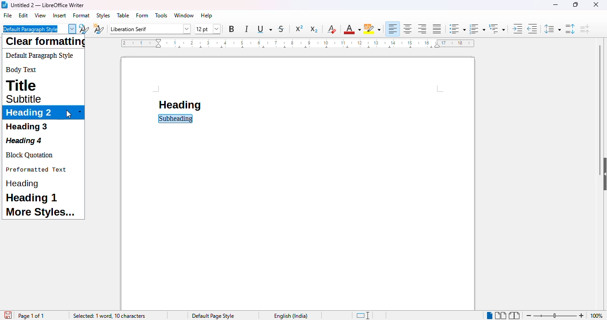 Image resolution: width=607 pixels, height=320 pixels. I want to click on strikethrough, so click(281, 29).